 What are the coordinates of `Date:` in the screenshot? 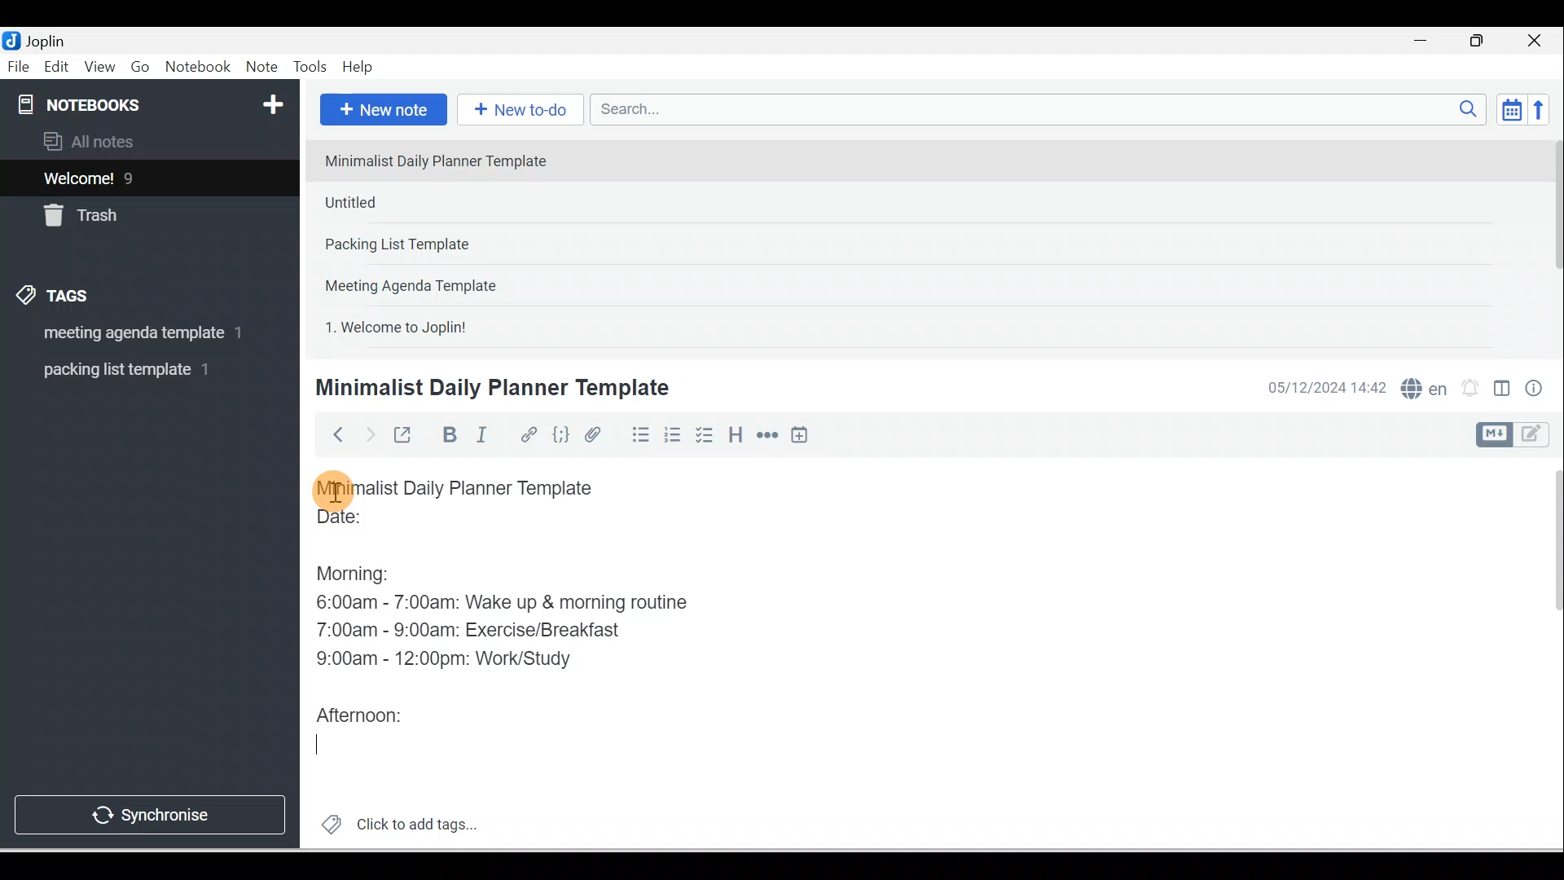 It's located at (385, 524).